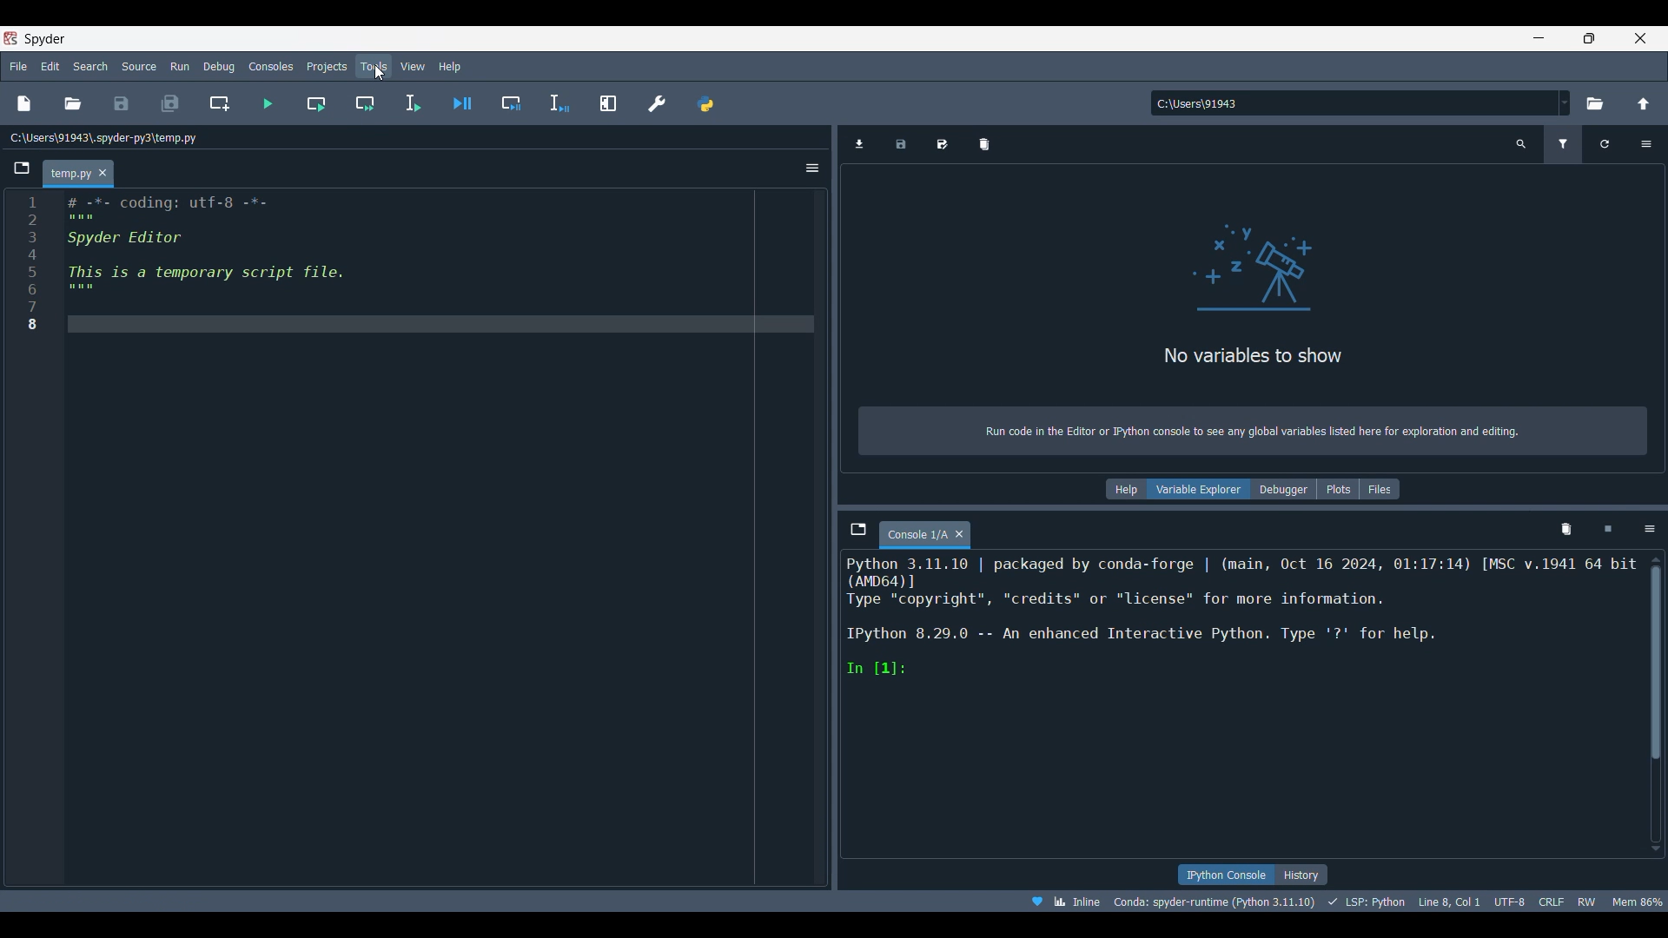  Describe the element at coordinates (385, 75) in the screenshot. I see `cursor` at that location.